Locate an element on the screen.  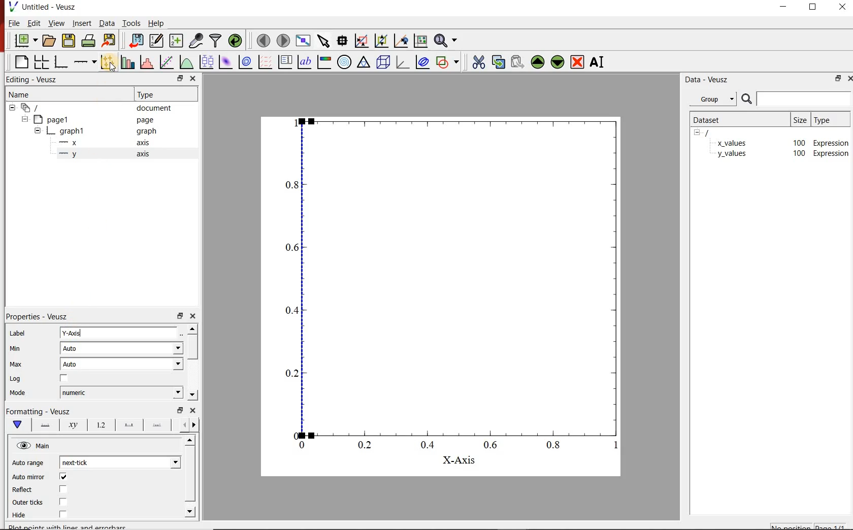
restore down is located at coordinates (179, 78).